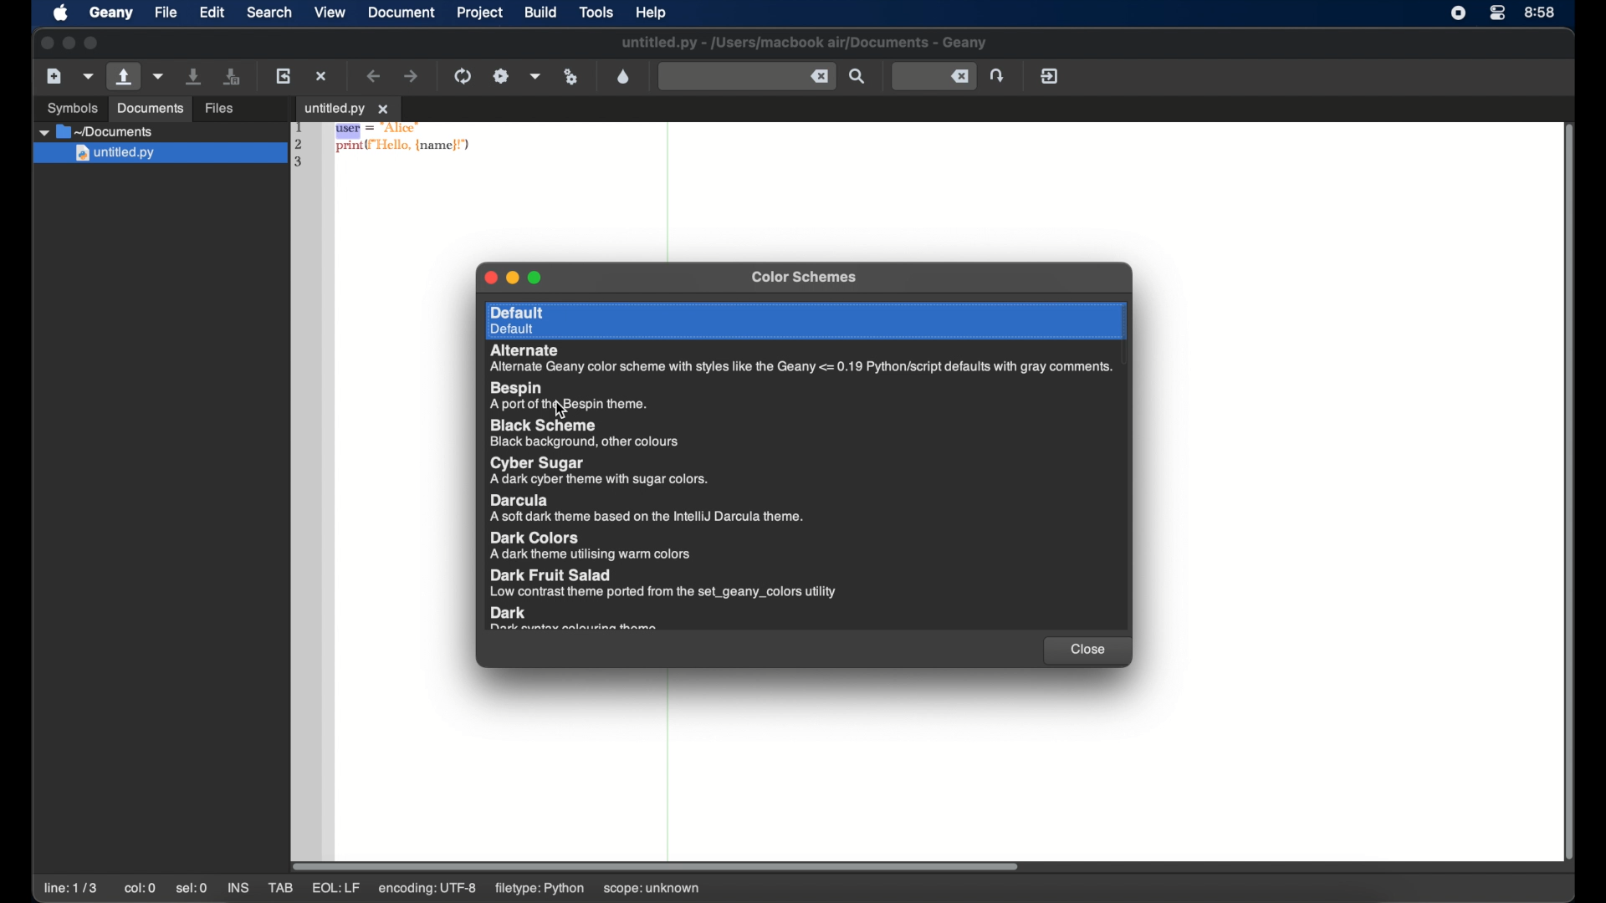  I want to click on choose more build actions, so click(536, 76).